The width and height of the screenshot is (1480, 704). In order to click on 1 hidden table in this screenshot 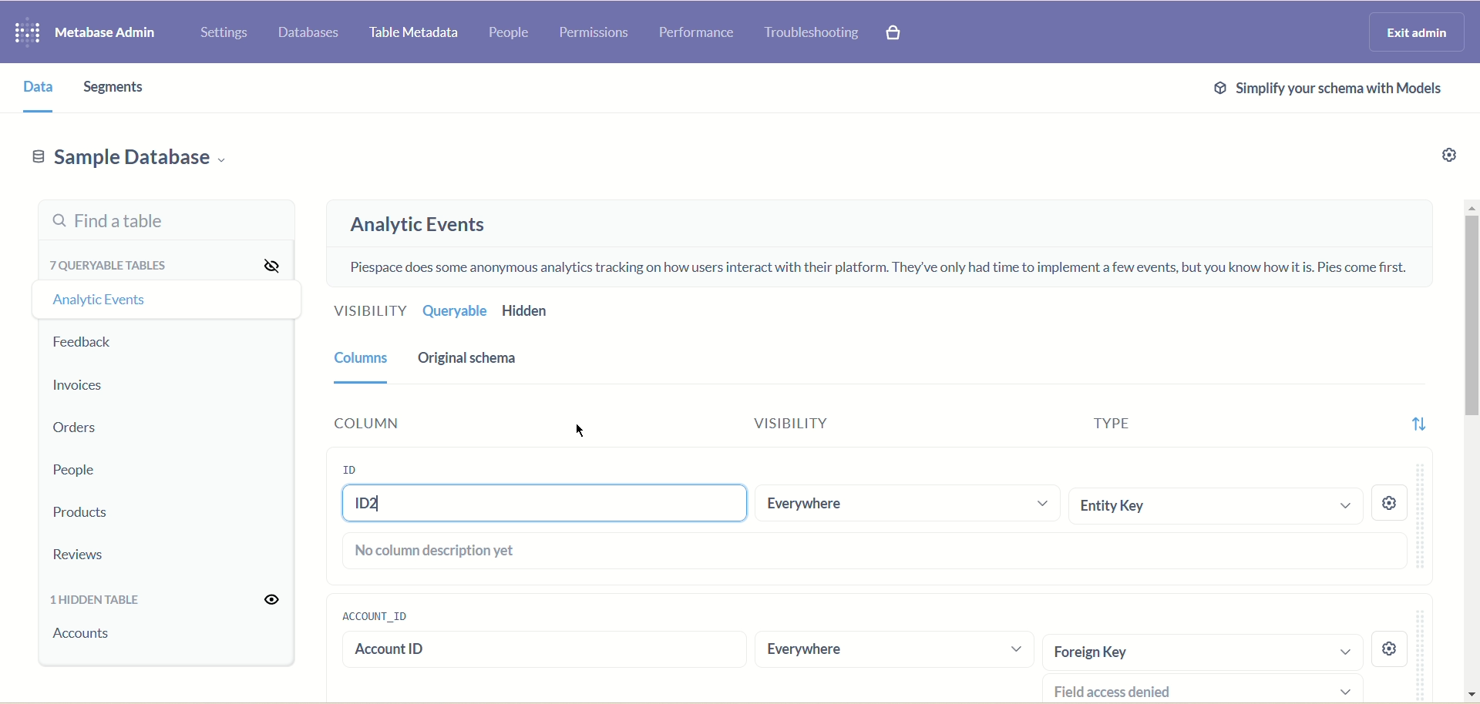, I will do `click(100, 599)`.